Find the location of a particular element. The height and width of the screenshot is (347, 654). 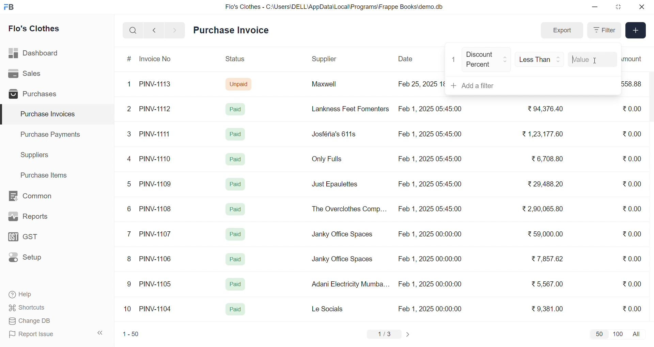

Paid is located at coordinates (236, 134).